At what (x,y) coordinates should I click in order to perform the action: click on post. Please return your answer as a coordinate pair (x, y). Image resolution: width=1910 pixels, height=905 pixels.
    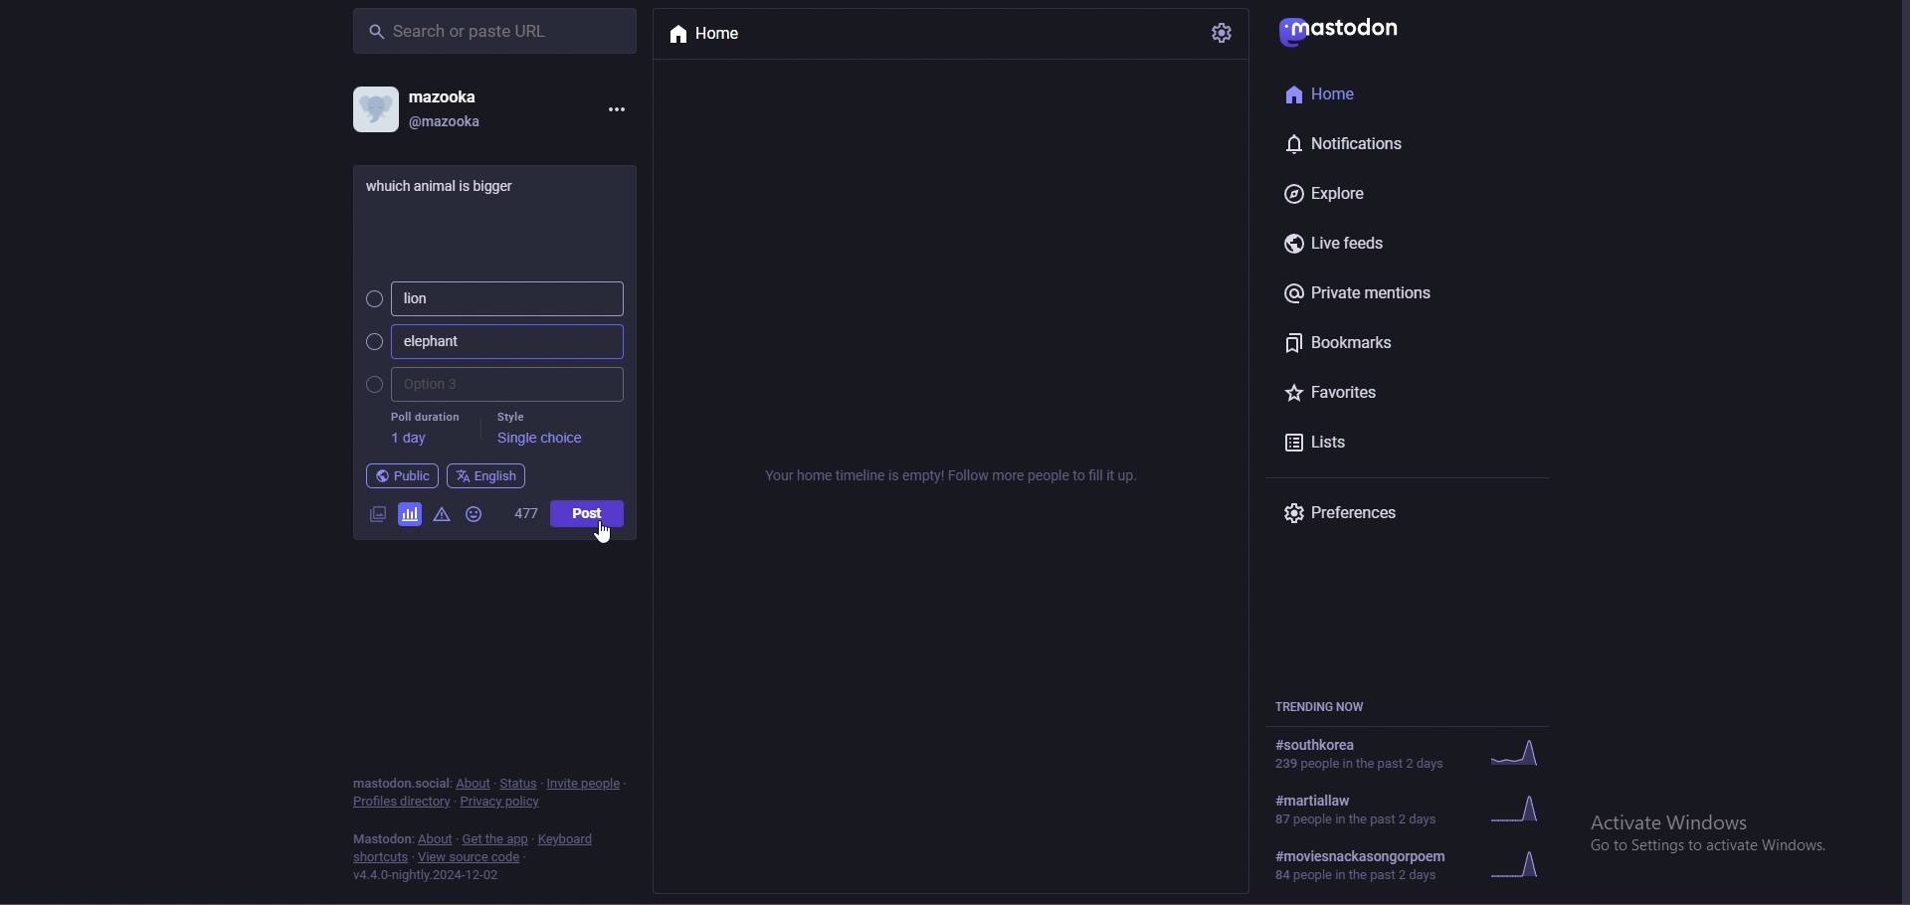
    Looking at the image, I should click on (451, 184).